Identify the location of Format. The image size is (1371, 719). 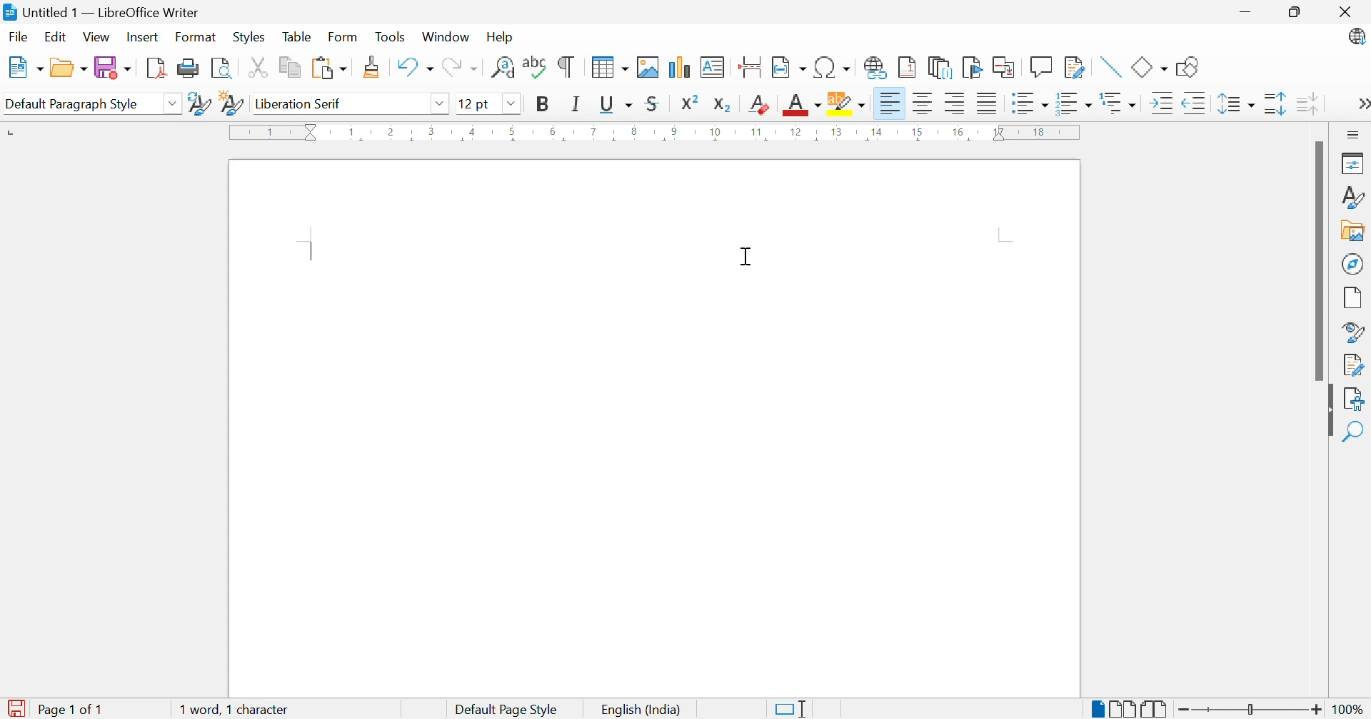
(195, 36).